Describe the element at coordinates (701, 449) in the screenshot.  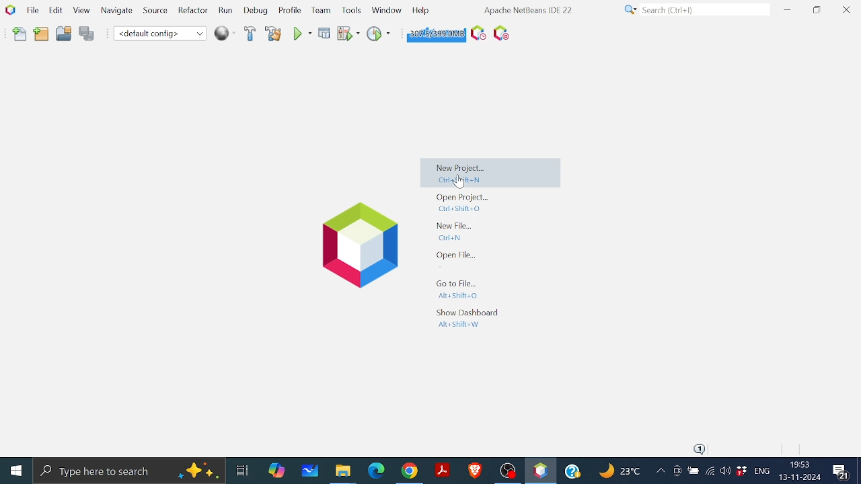
I see `notifications` at that location.